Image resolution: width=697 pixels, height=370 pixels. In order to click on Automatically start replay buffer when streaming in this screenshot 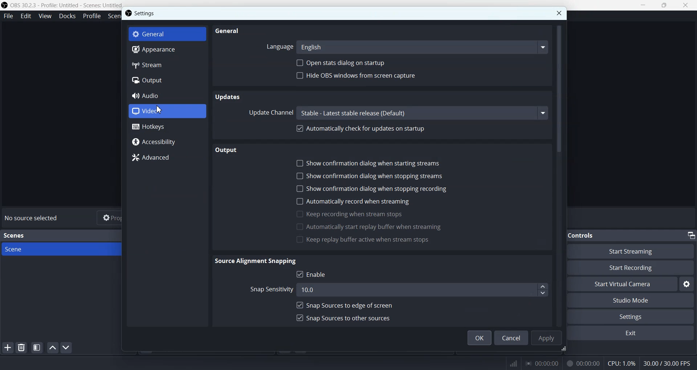, I will do `click(376, 227)`.